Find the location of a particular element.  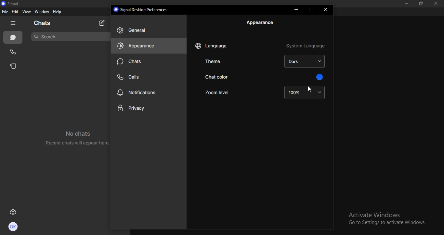

calls is located at coordinates (13, 52).